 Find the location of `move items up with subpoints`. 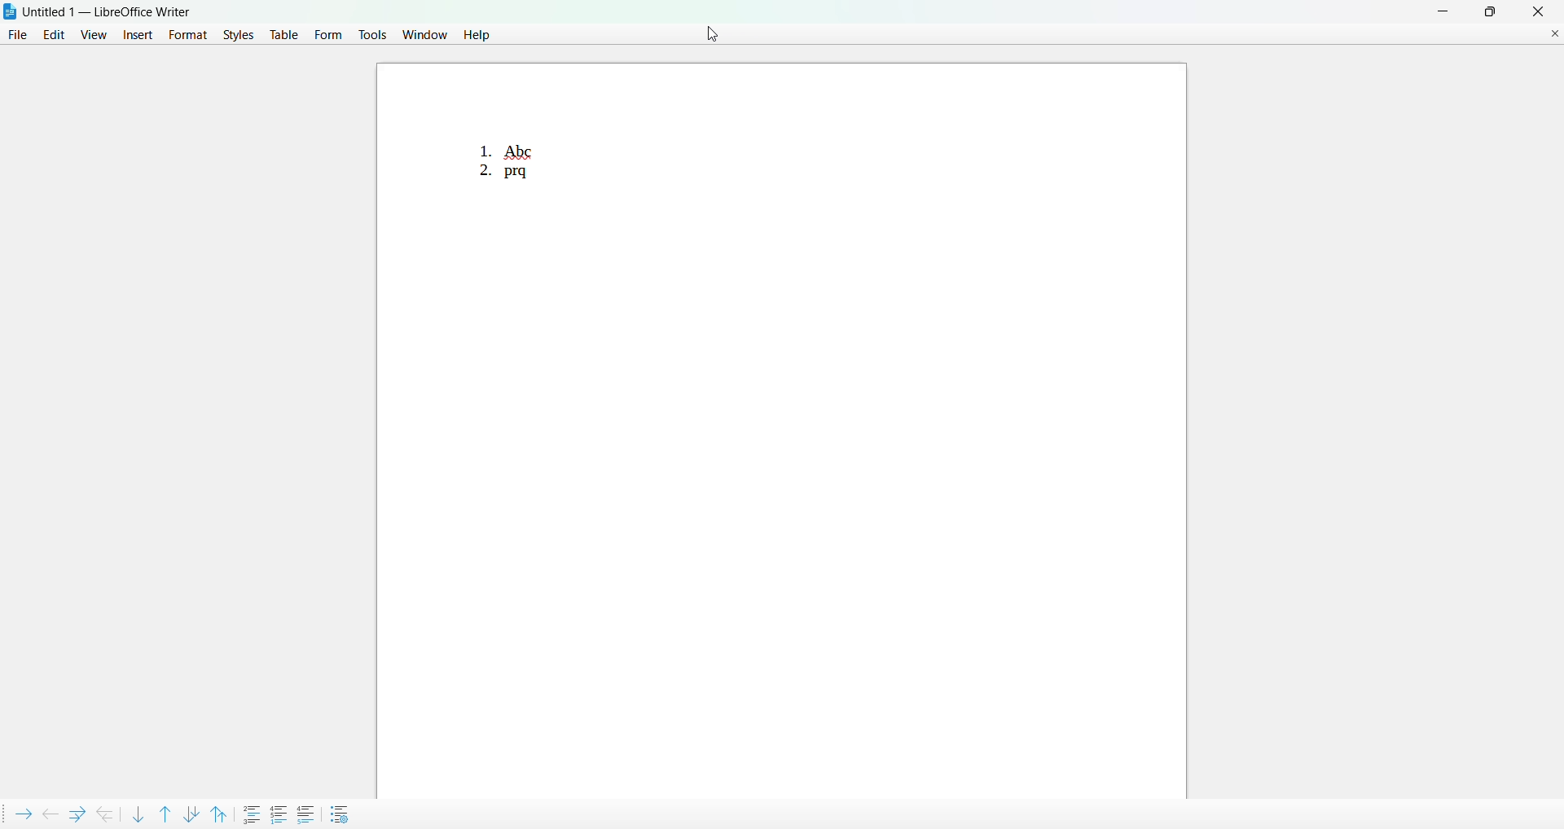

move items up with subpoints is located at coordinates (220, 813).